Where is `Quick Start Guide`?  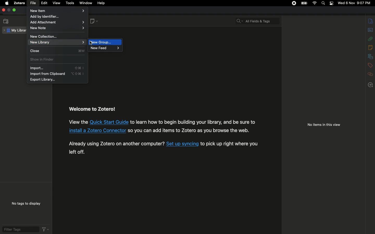
Quick Start Guide is located at coordinates (109, 122).